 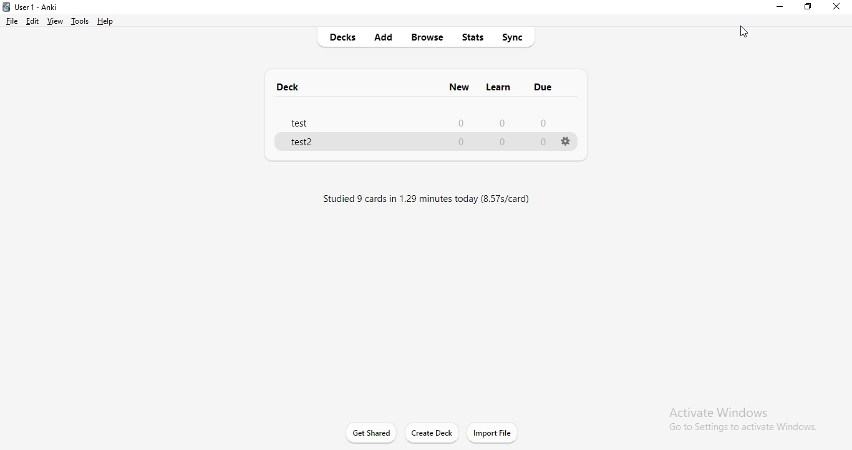 What do you see at coordinates (498, 433) in the screenshot?
I see `import file` at bounding box center [498, 433].